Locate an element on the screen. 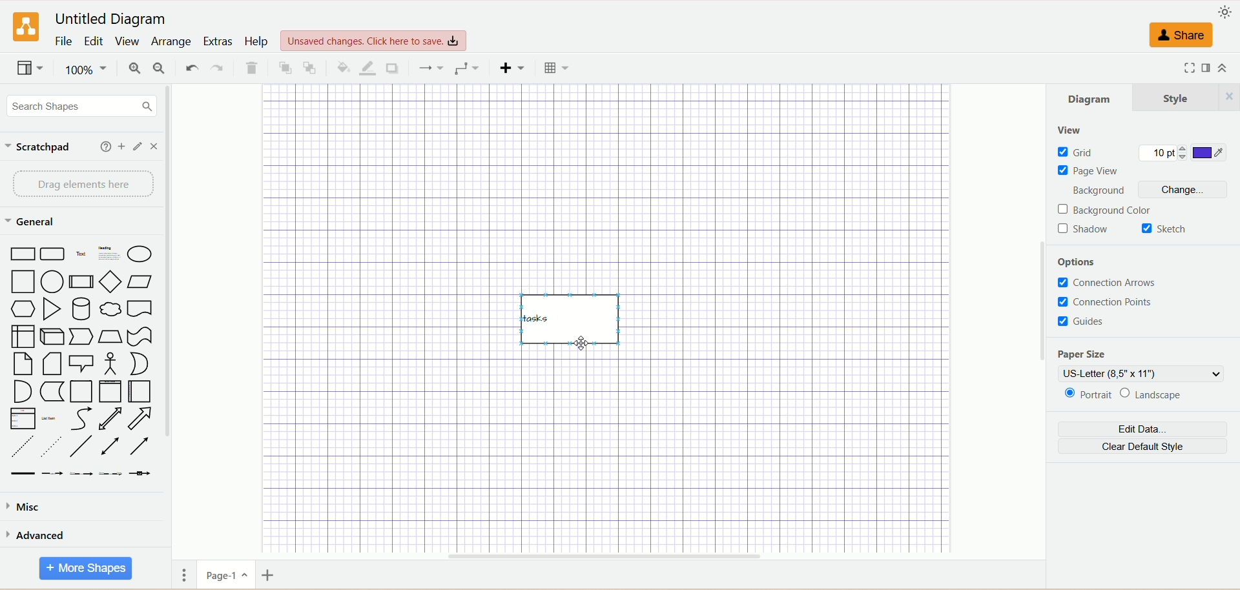 Image resolution: width=1240 pixels, height=590 pixels. portrait is located at coordinates (1090, 395).